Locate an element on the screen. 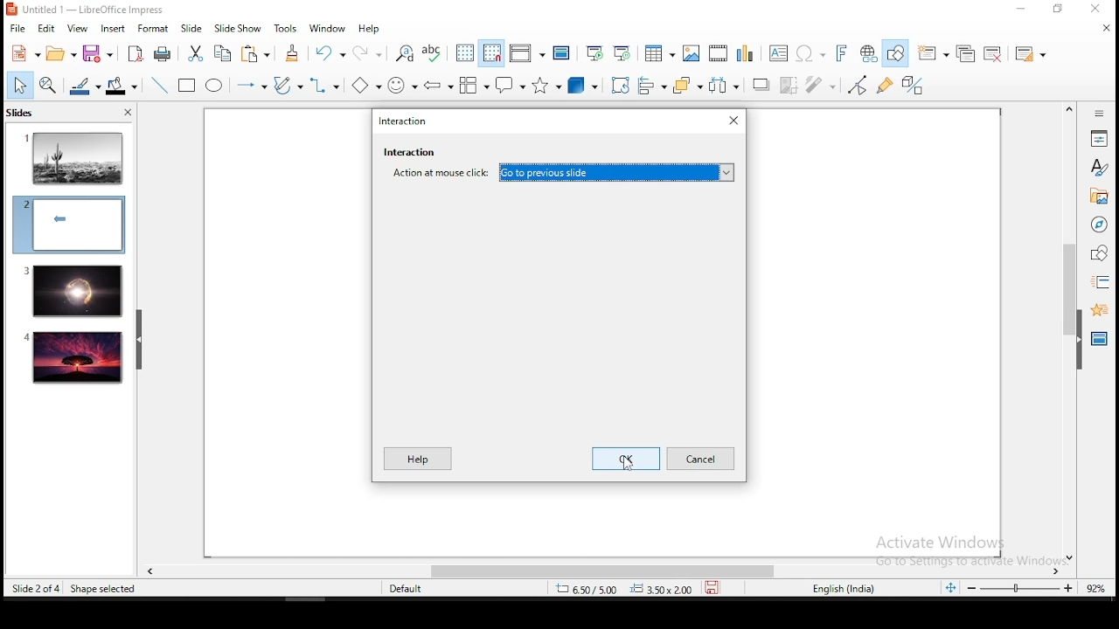 This screenshot has height=629, width=1119. duplicate slide is located at coordinates (967, 54).